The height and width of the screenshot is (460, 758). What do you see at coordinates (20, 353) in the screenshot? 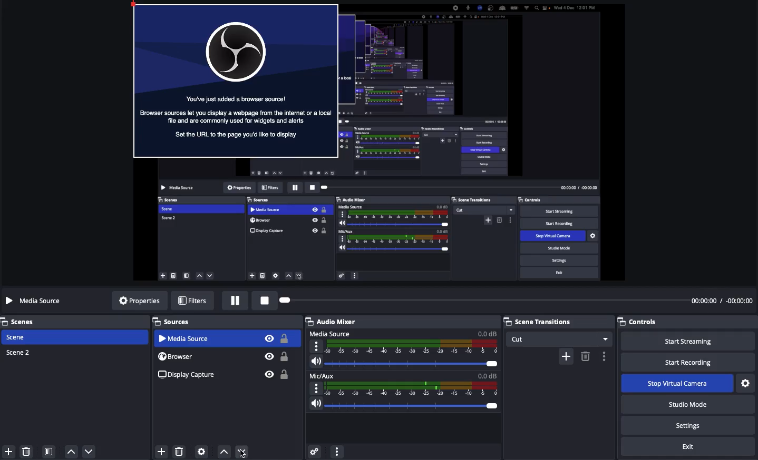
I see `Scene 2` at bounding box center [20, 353].